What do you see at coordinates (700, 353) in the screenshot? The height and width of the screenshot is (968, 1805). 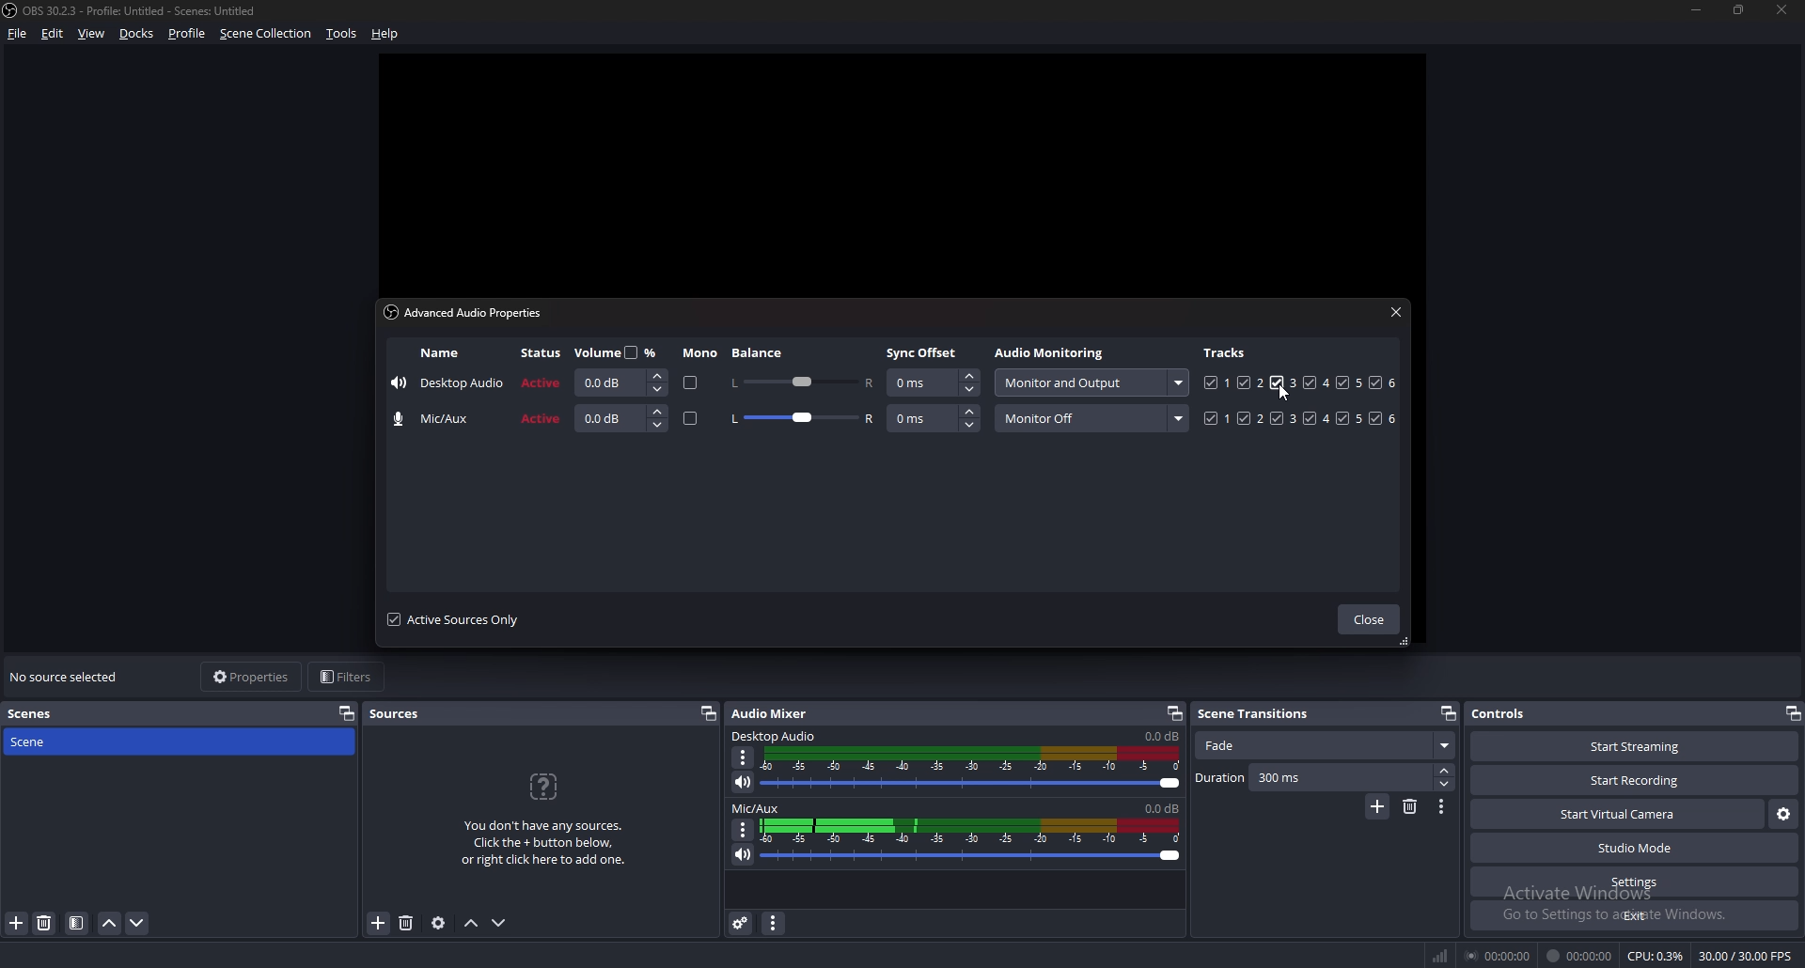 I see `mono` at bounding box center [700, 353].